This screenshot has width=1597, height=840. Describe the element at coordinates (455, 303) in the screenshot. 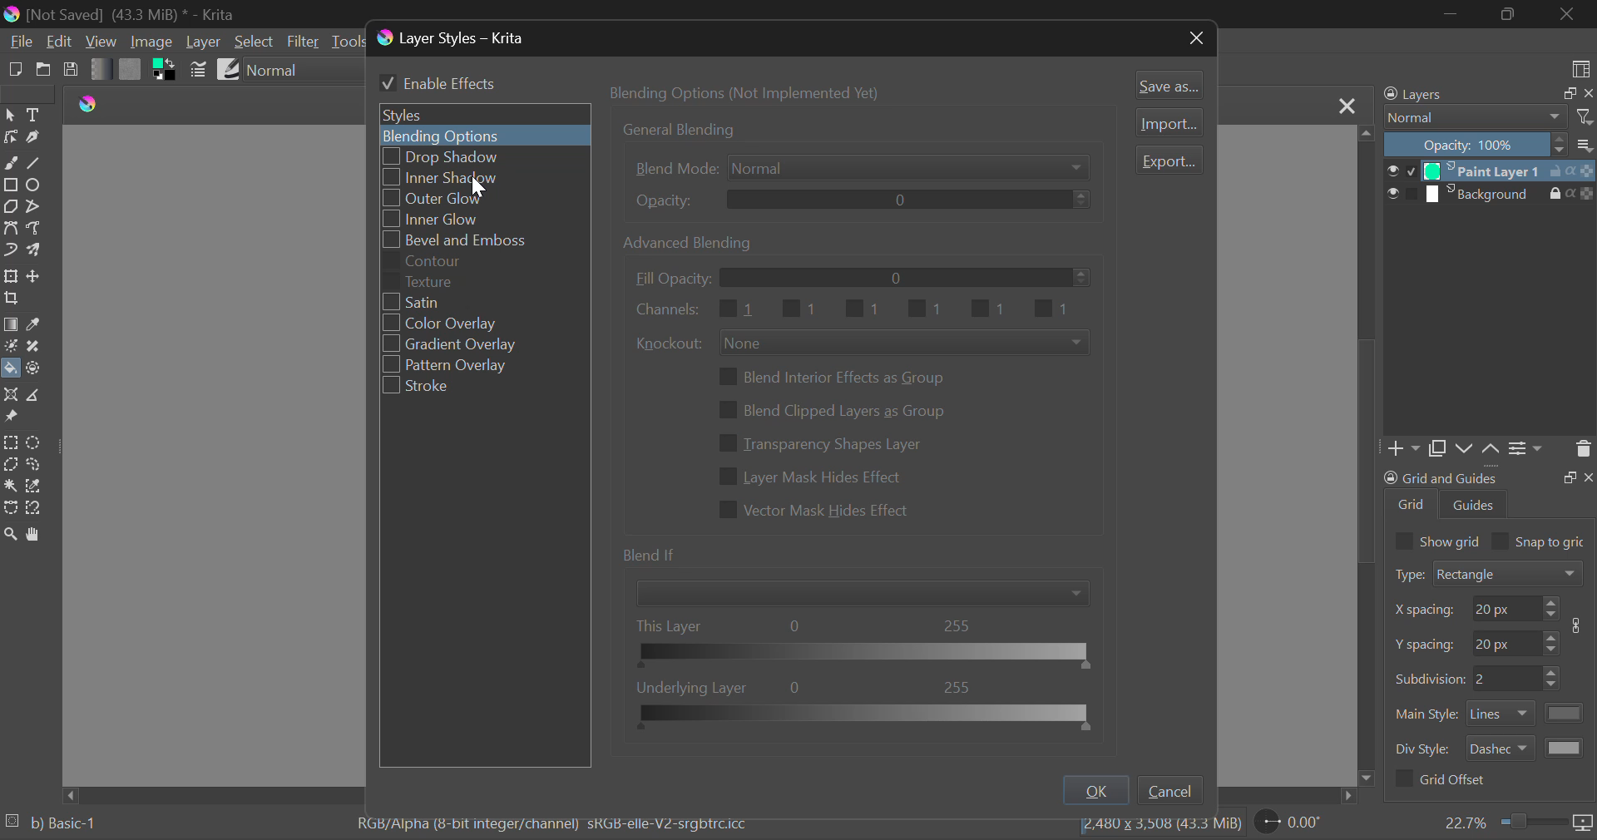

I see `Satin` at that location.